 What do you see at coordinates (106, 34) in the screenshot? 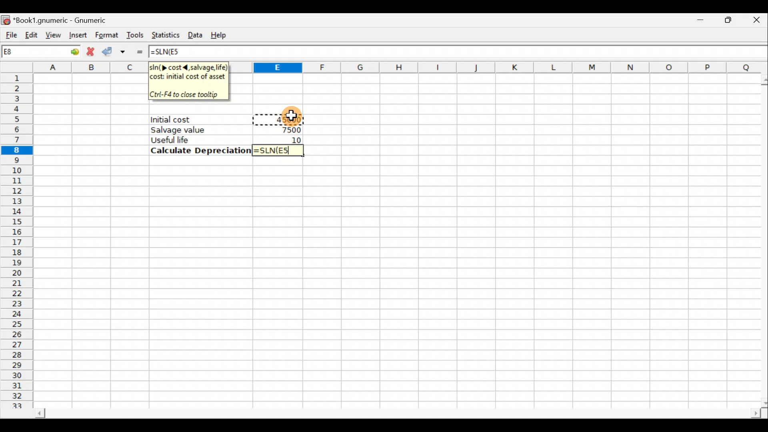
I see `Format` at bounding box center [106, 34].